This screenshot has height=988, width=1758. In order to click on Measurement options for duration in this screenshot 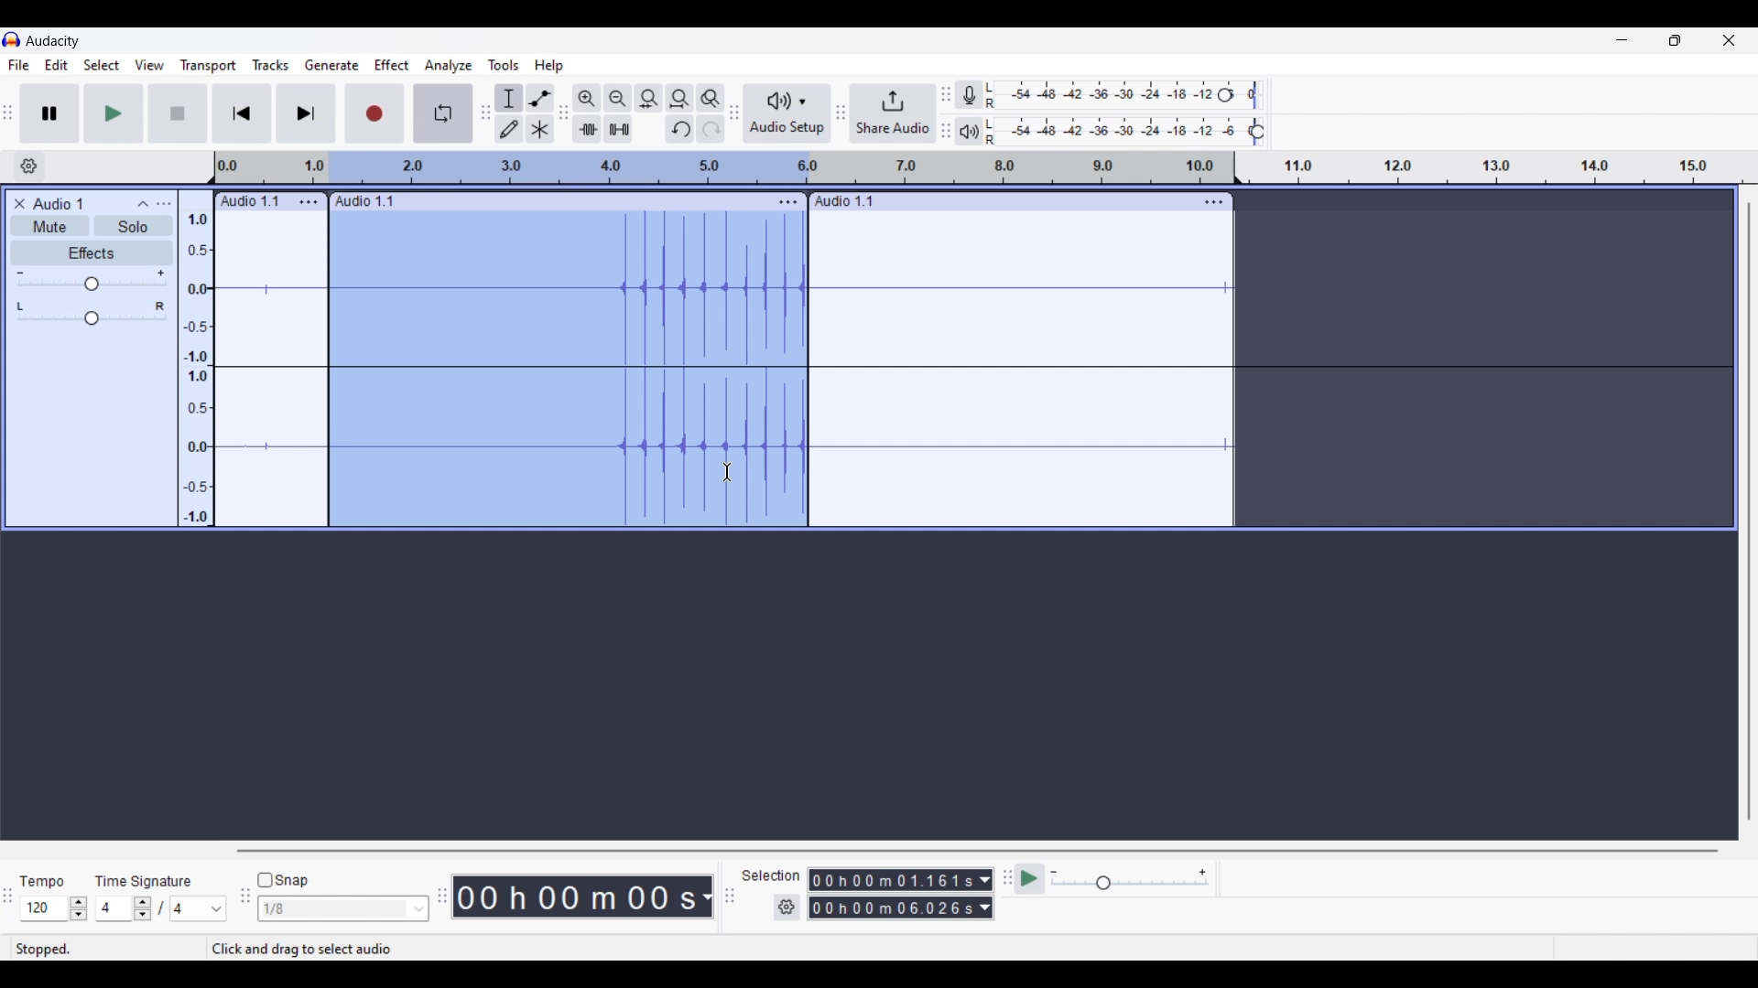, I will do `click(705, 897)`.